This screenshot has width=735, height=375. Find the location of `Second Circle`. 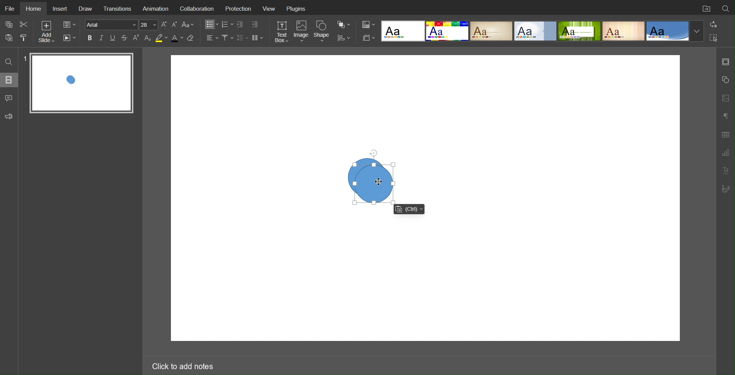

Second Circle is located at coordinates (374, 184).